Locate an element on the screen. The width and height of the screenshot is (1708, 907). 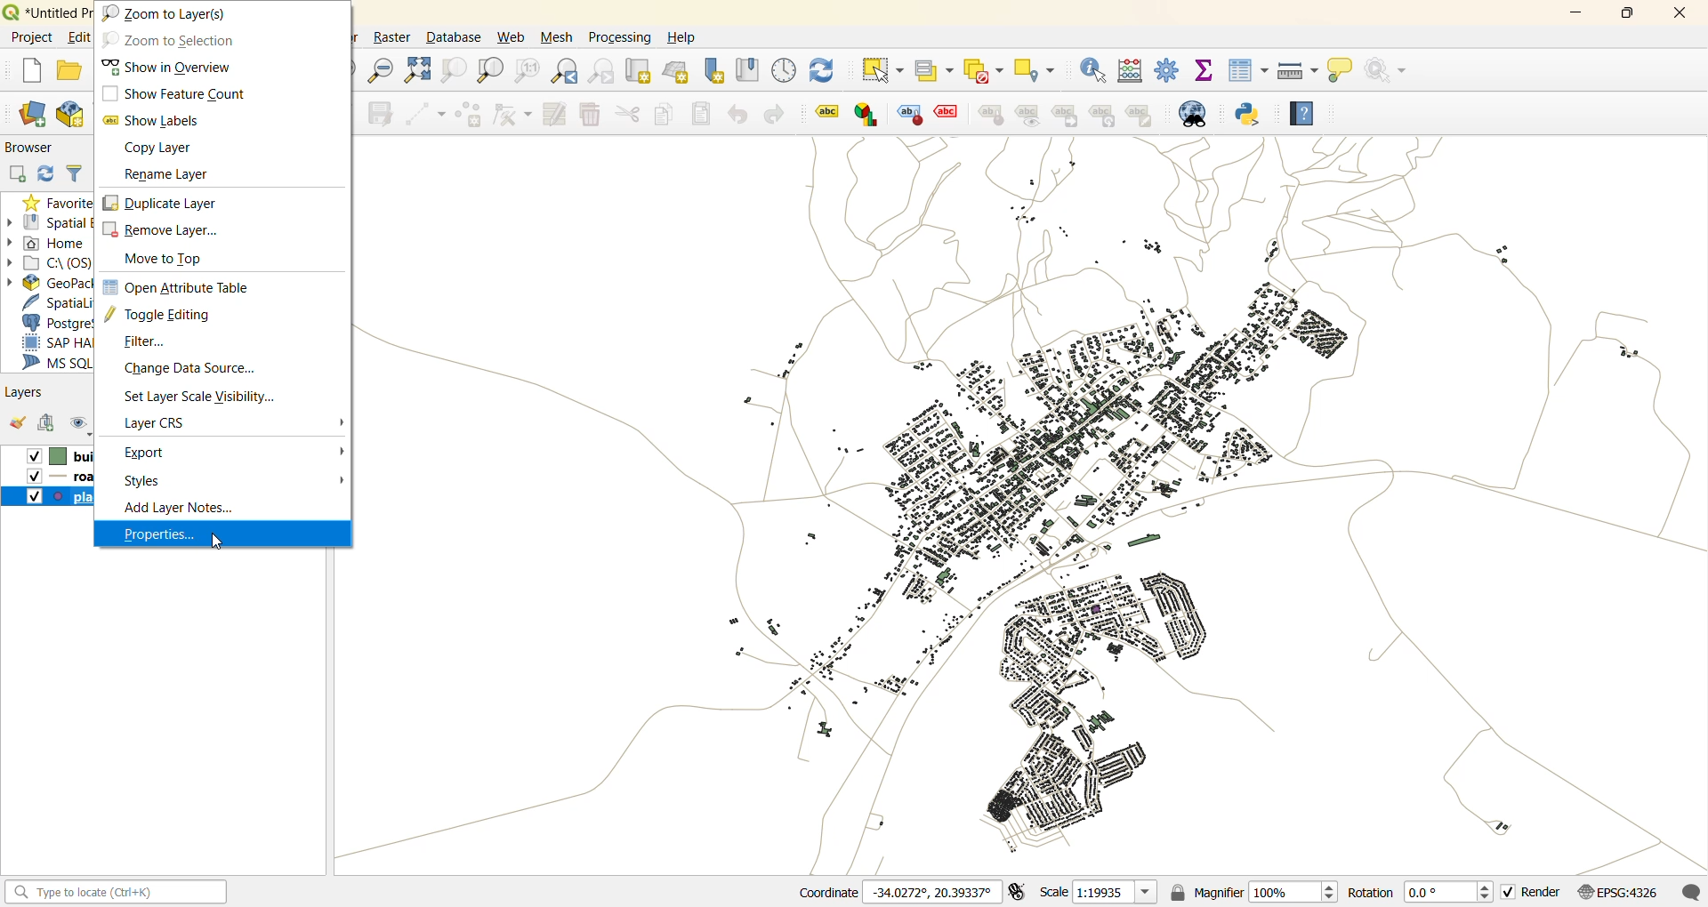
project is located at coordinates (32, 36).